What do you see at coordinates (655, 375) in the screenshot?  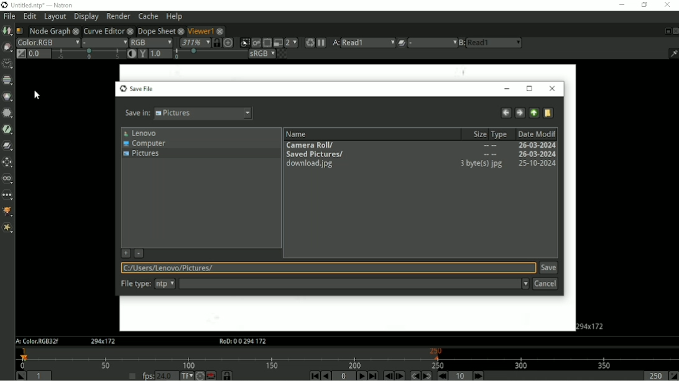 I see `Playback out point` at bounding box center [655, 375].